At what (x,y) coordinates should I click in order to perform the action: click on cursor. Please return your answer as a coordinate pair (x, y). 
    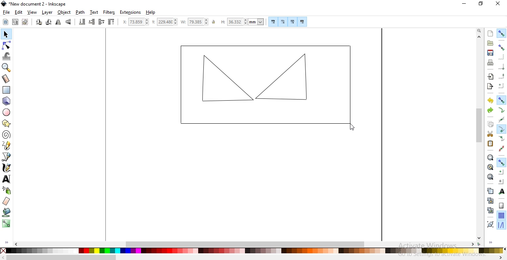
    Looking at the image, I should click on (352, 127).